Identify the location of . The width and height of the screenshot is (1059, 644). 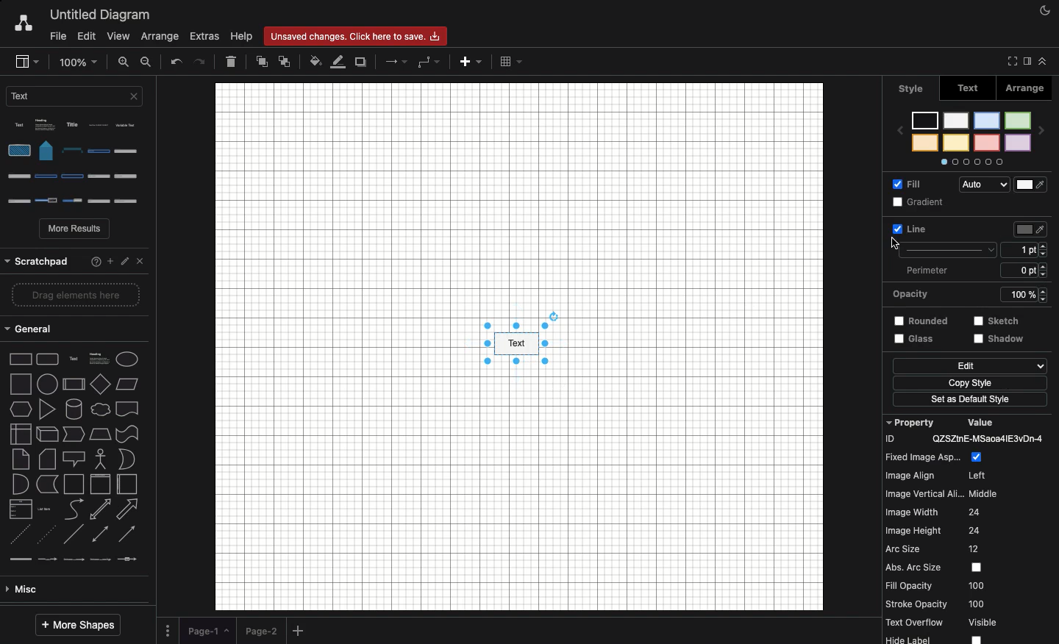
(74, 257).